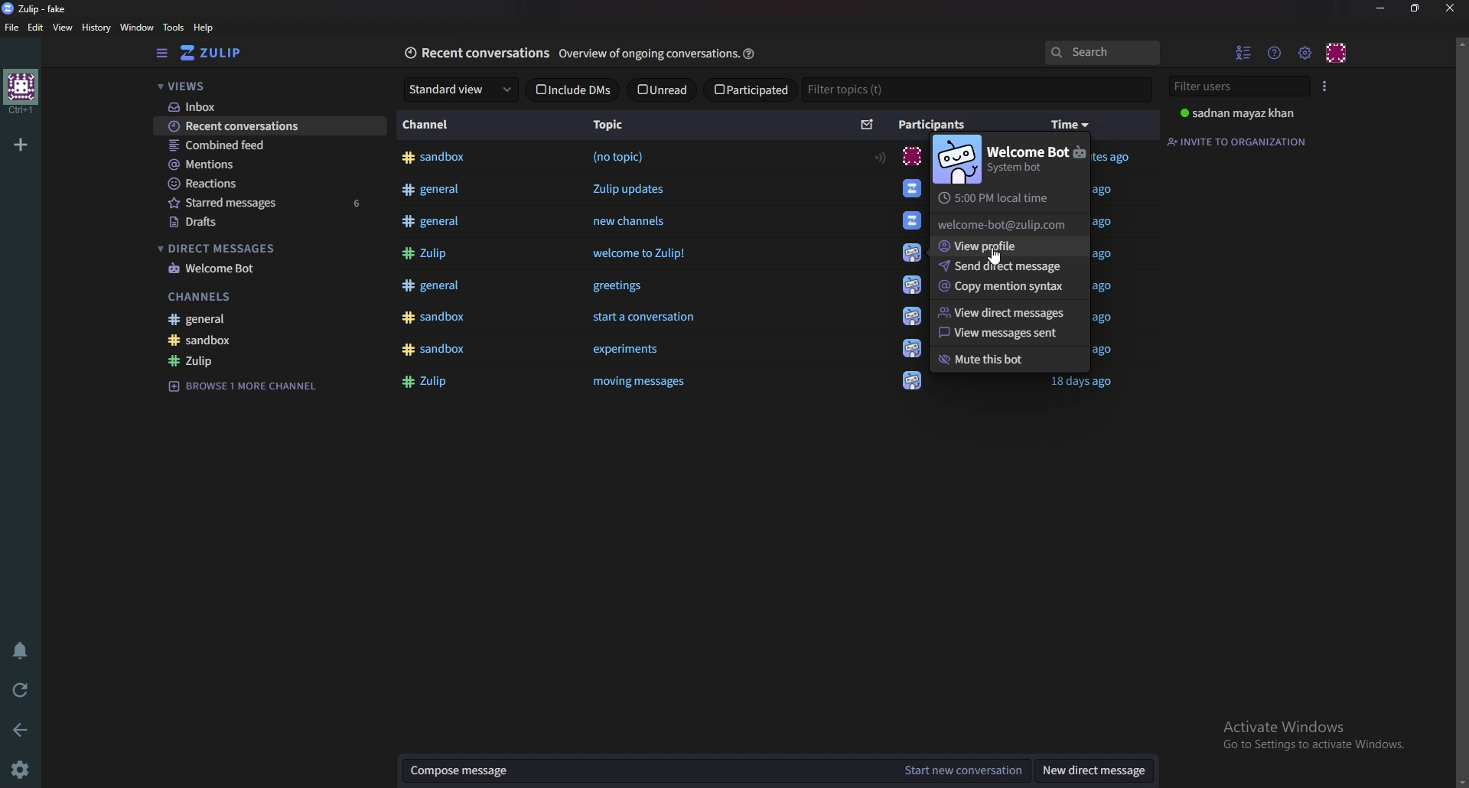  Describe the element at coordinates (645, 54) in the screenshot. I see `Overview of ongoing conversations` at that location.